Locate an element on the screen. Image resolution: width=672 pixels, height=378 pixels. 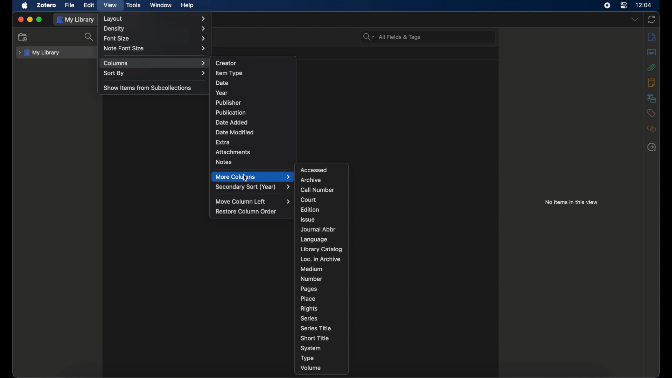
info is located at coordinates (652, 37).